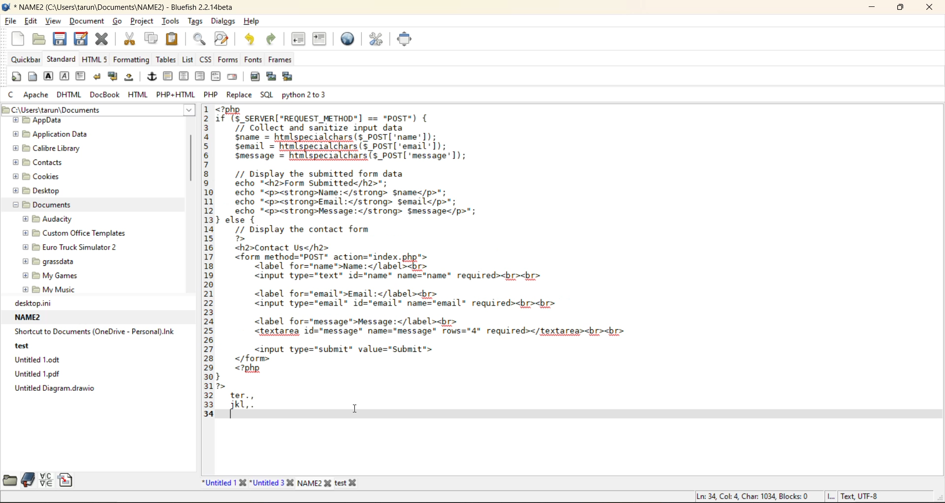  I want to click on Untitled 1.odt, so click(38, 361).